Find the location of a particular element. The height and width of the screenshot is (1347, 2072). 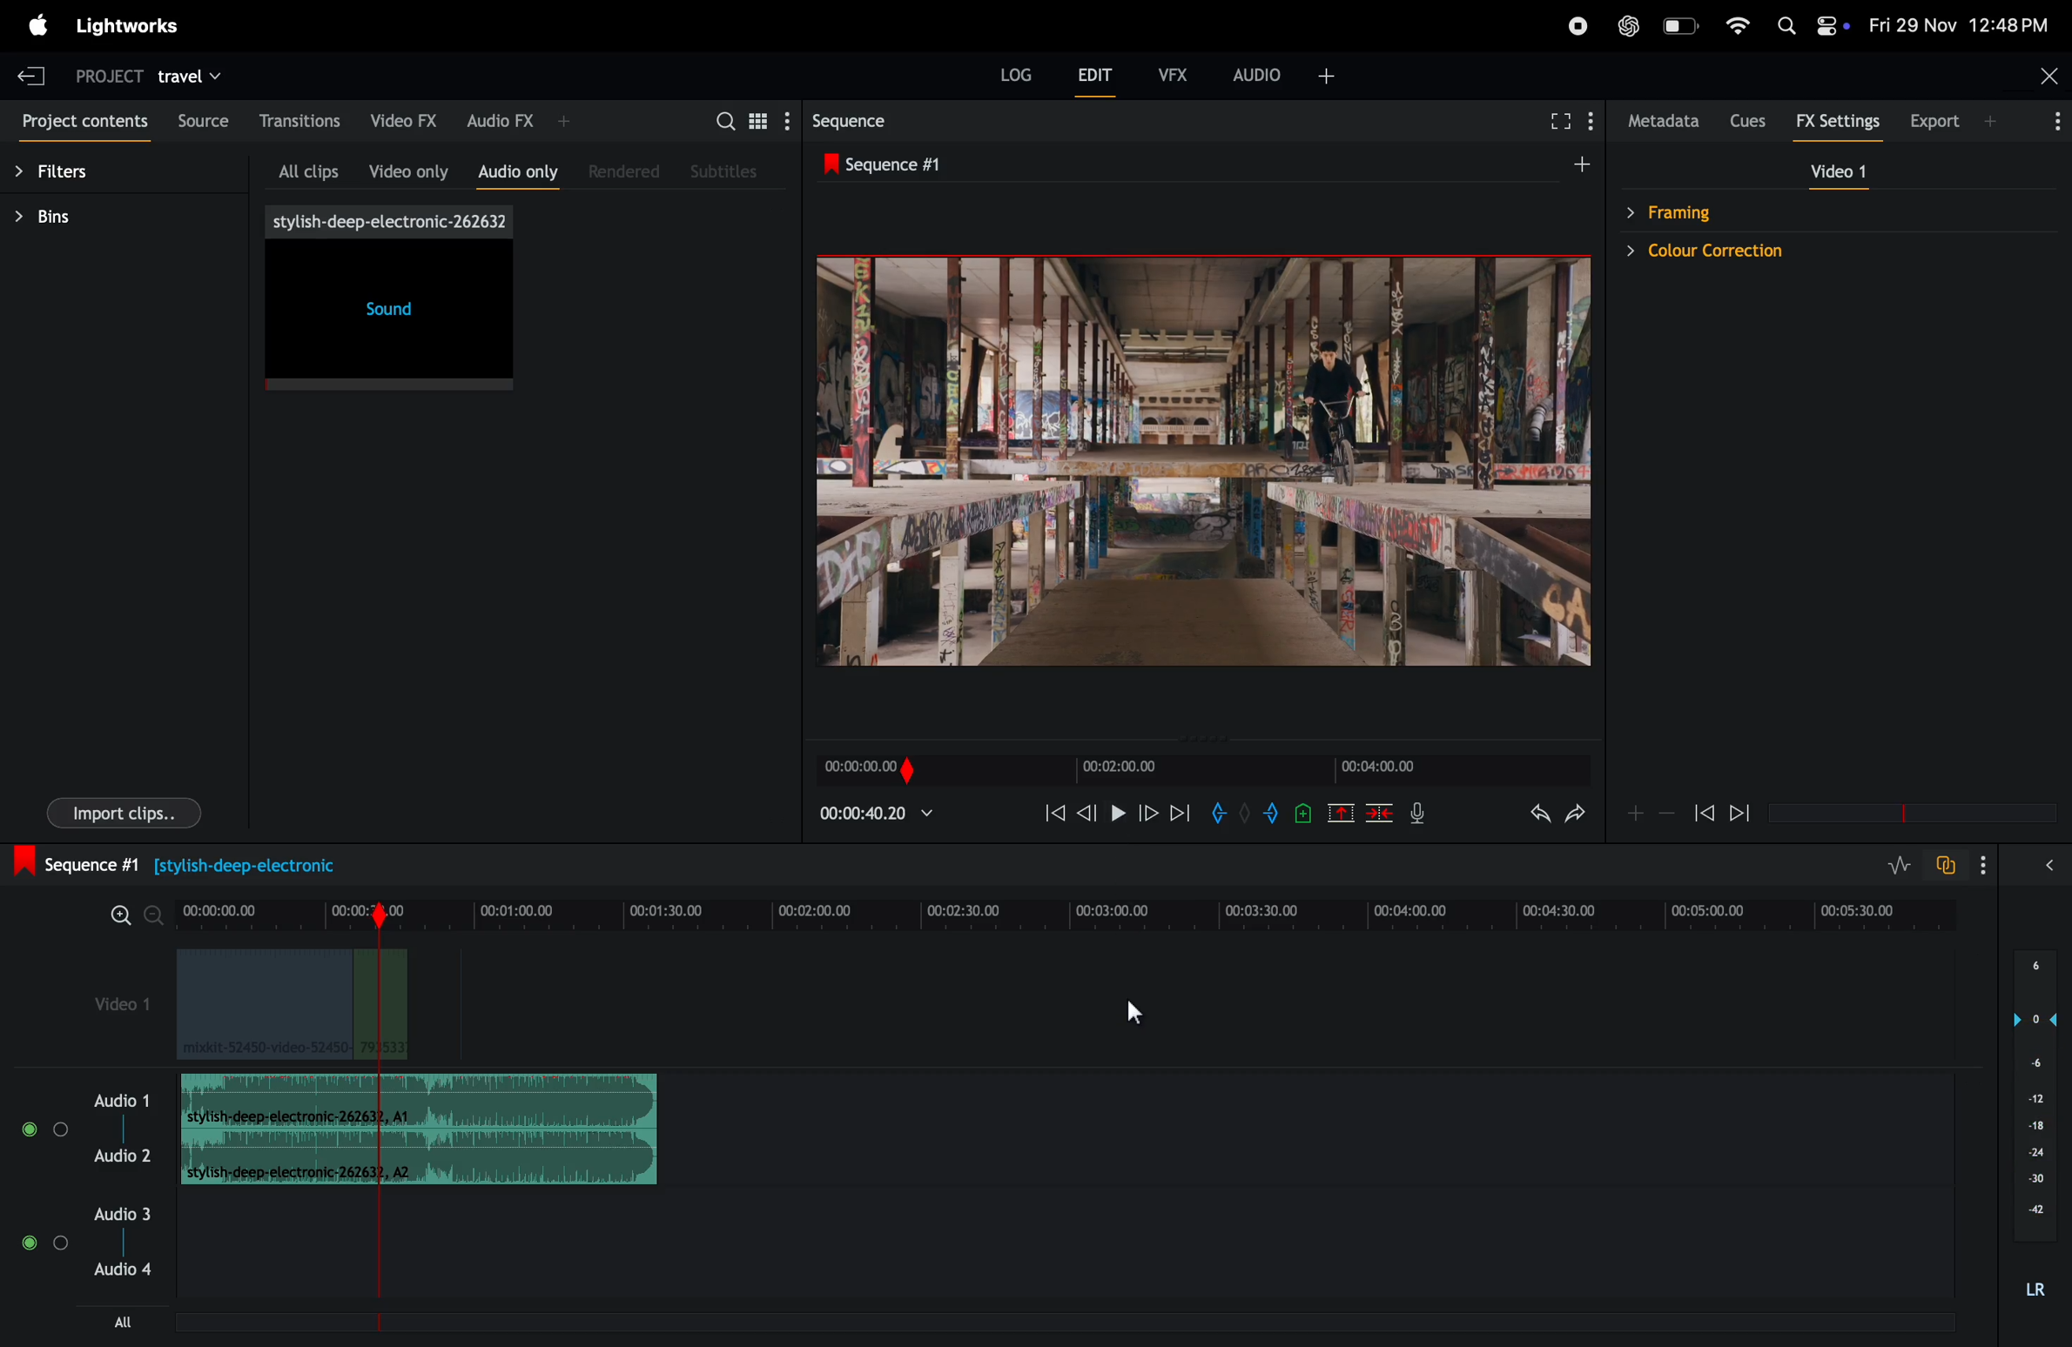

travel is located at coordinates (200, 74).